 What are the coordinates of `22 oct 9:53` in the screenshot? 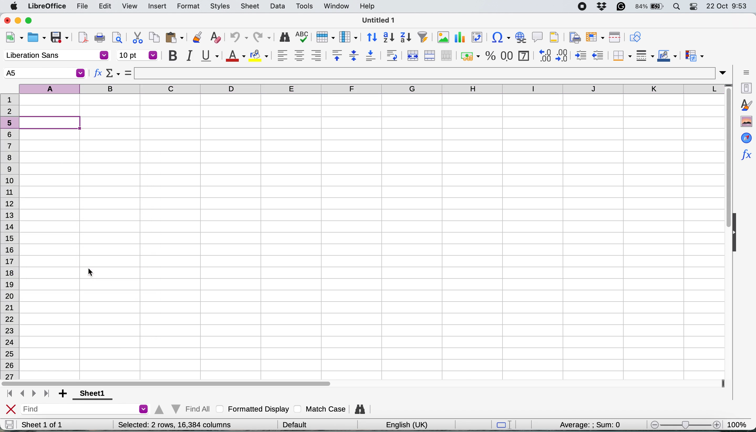 It's located at (726, 7).